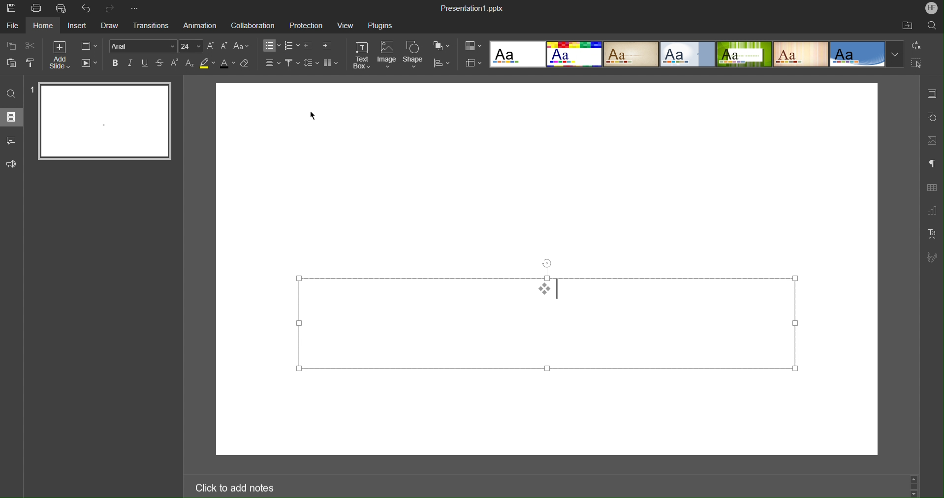 The height and width of the screenshot is (498, 944). I want to click on Protection, so click(303, 26).